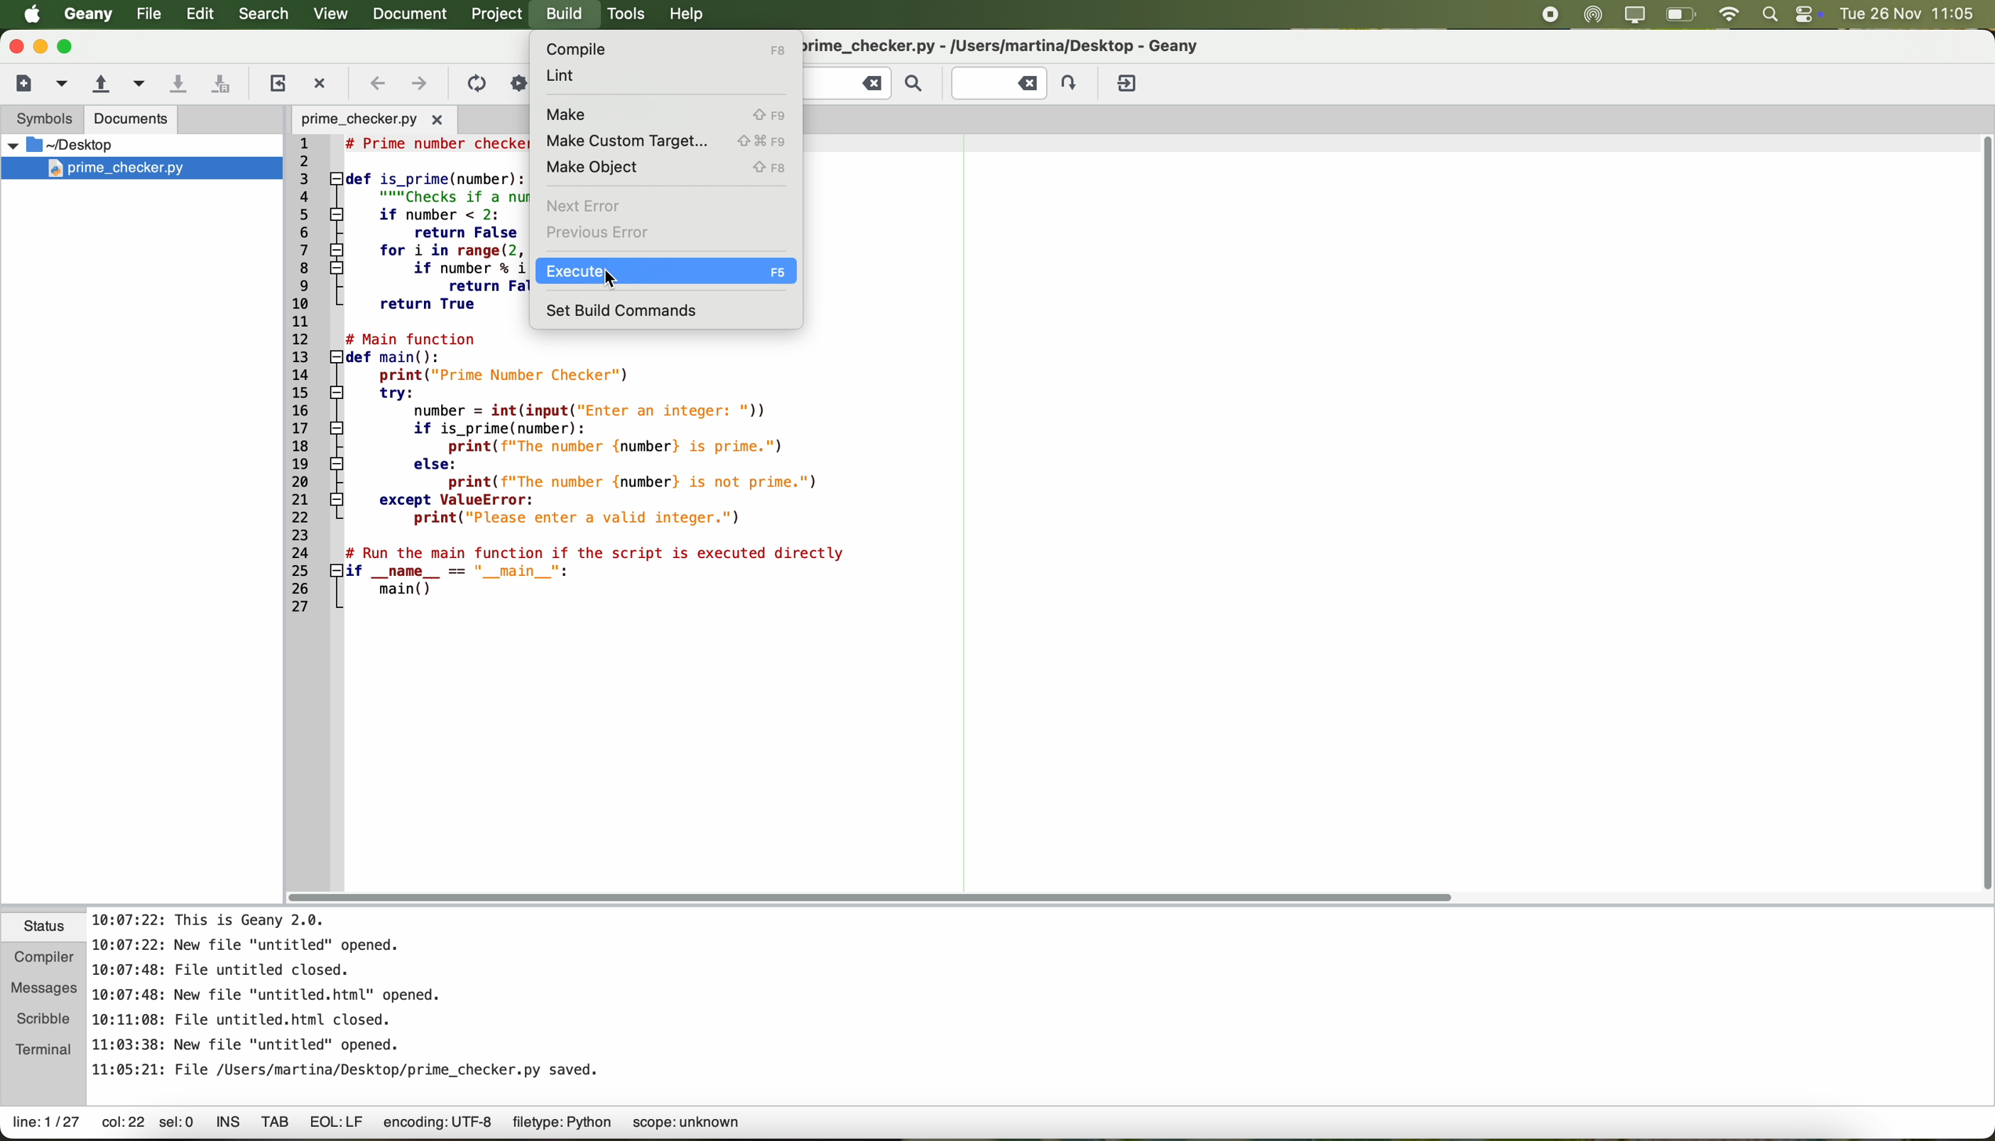  I want to click on navigate foward, so click(420, 86).